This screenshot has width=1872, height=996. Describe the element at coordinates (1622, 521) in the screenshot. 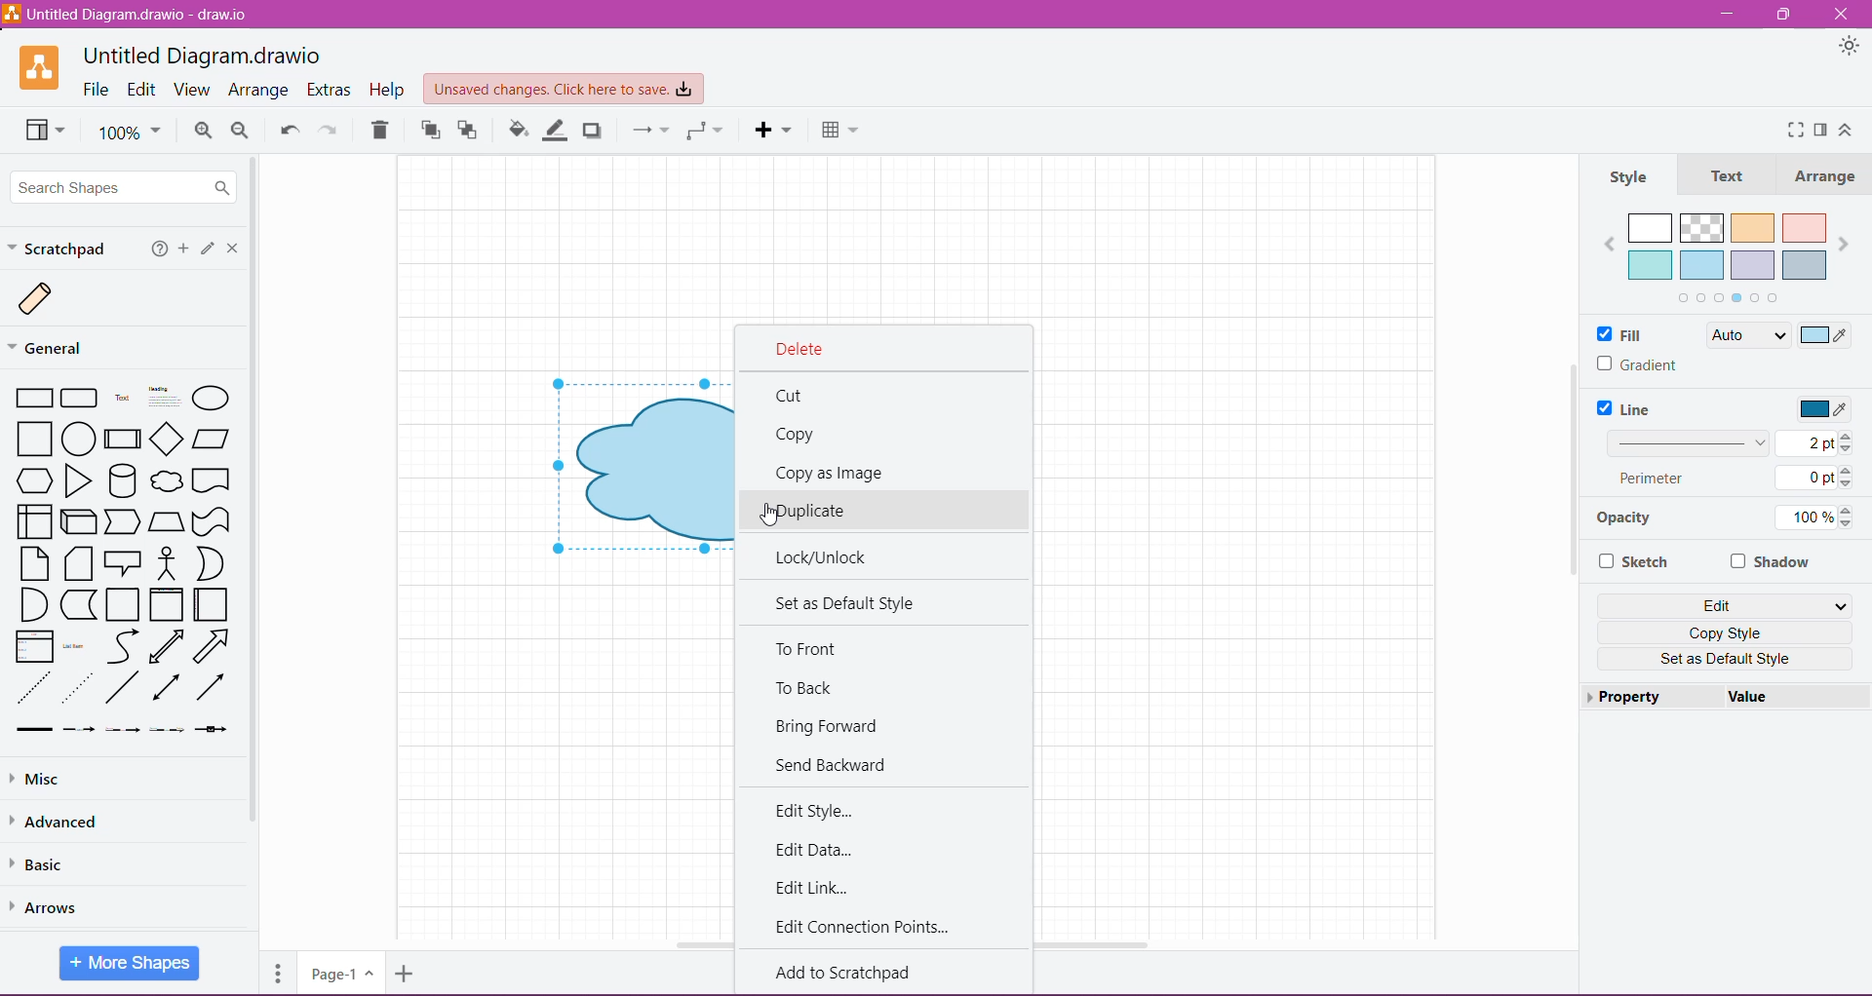

I see `Opacity` at that location.